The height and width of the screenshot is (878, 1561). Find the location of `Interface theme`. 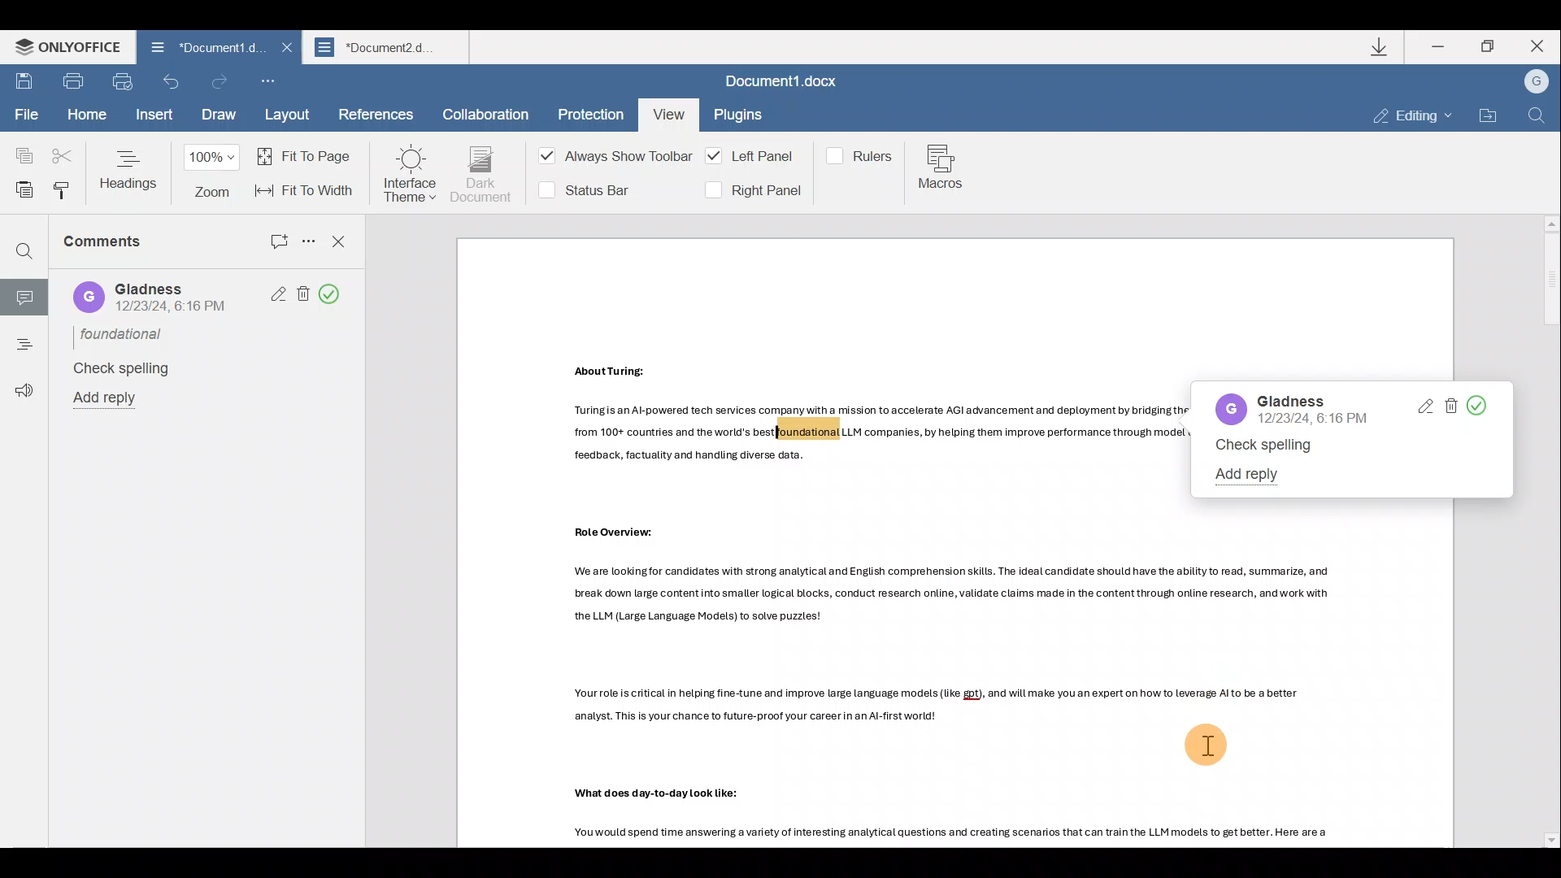

Interface theme is located at coordinates (410, 174).